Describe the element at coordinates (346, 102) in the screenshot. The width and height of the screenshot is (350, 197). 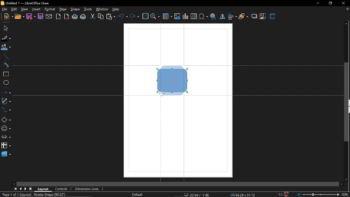
I see `vertical scrollbar` at that location.